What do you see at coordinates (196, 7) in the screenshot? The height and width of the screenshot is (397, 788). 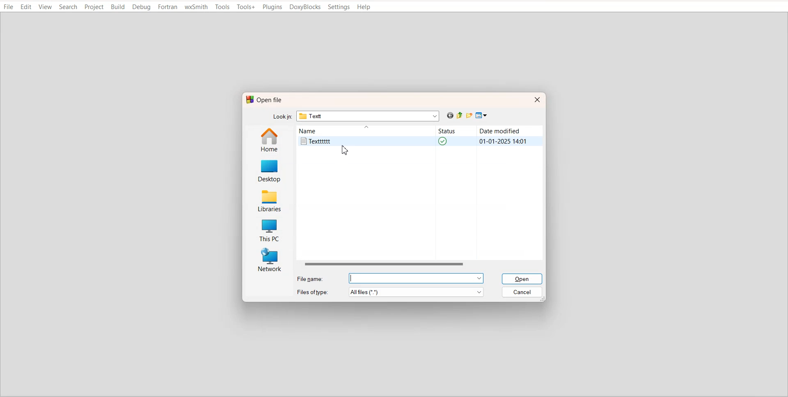 I see `wxSmith` at bounding box center [196, 7].